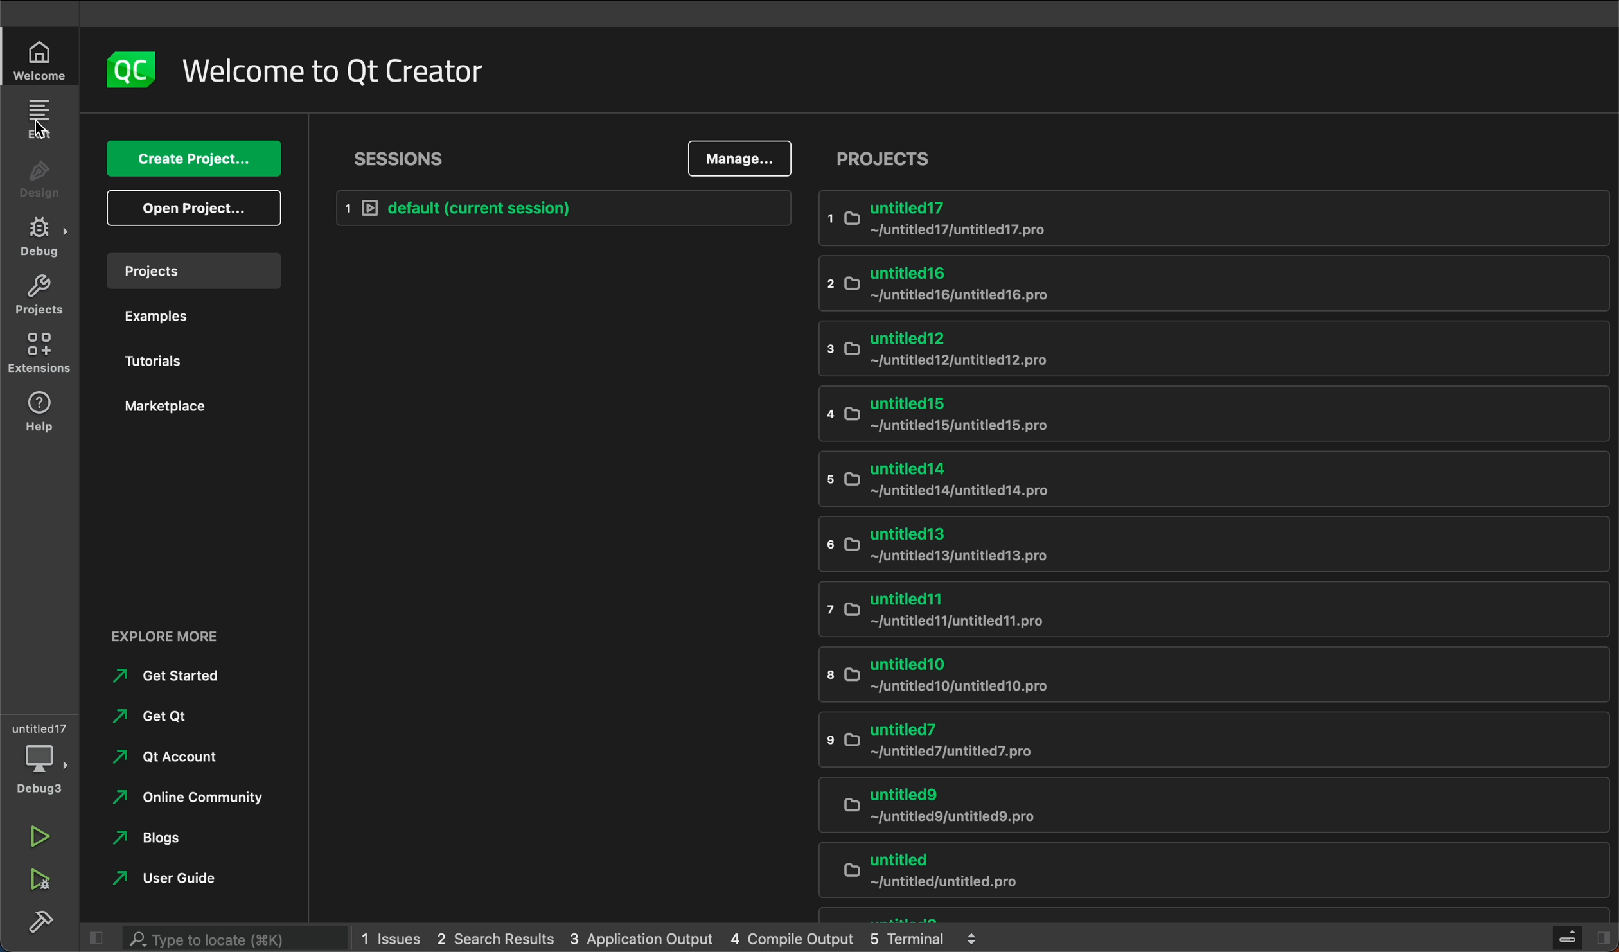 The width and height of the screenshot is (1619, 952). I want to click on untitled13, so click(1186, 545).